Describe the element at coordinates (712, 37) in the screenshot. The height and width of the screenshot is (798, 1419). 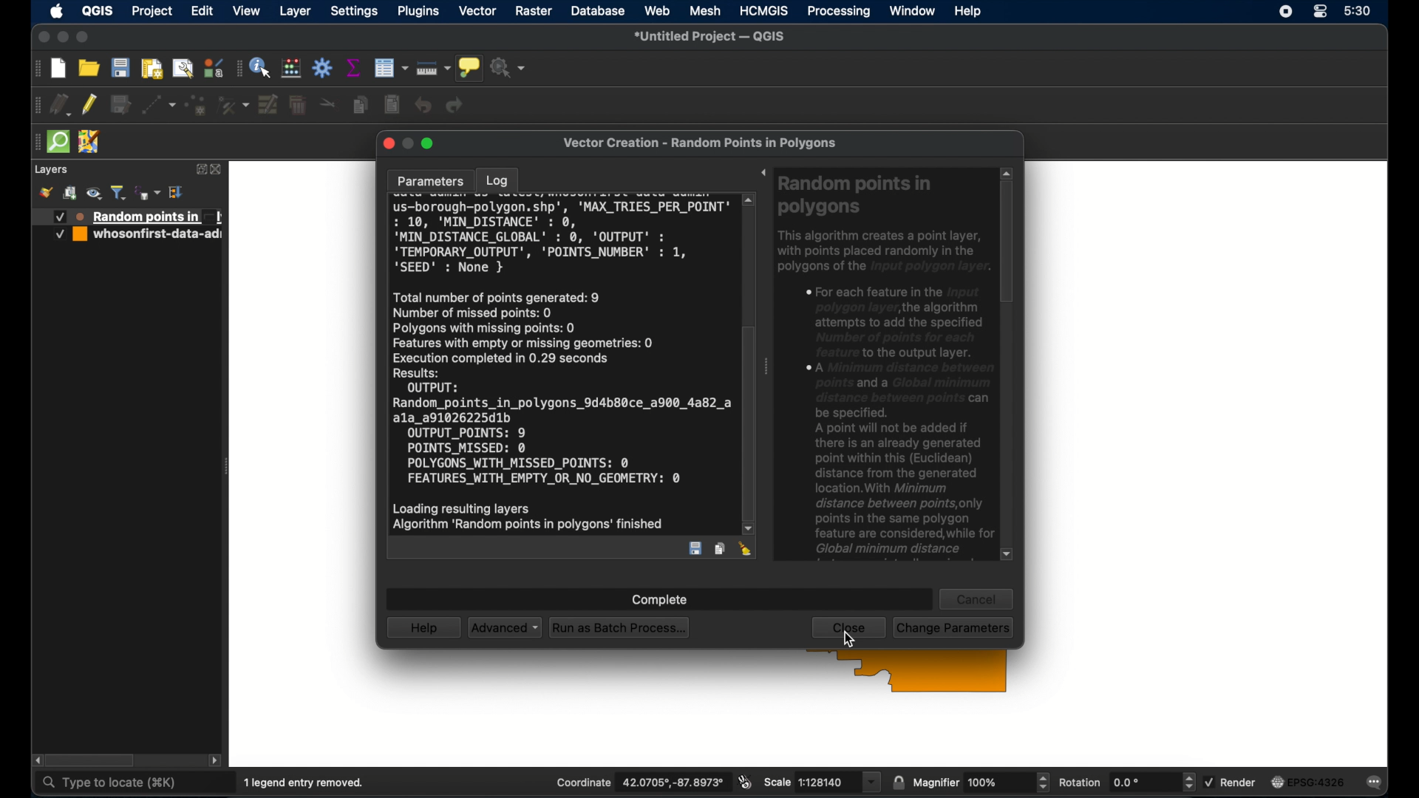
I see `untitled project` at that location.